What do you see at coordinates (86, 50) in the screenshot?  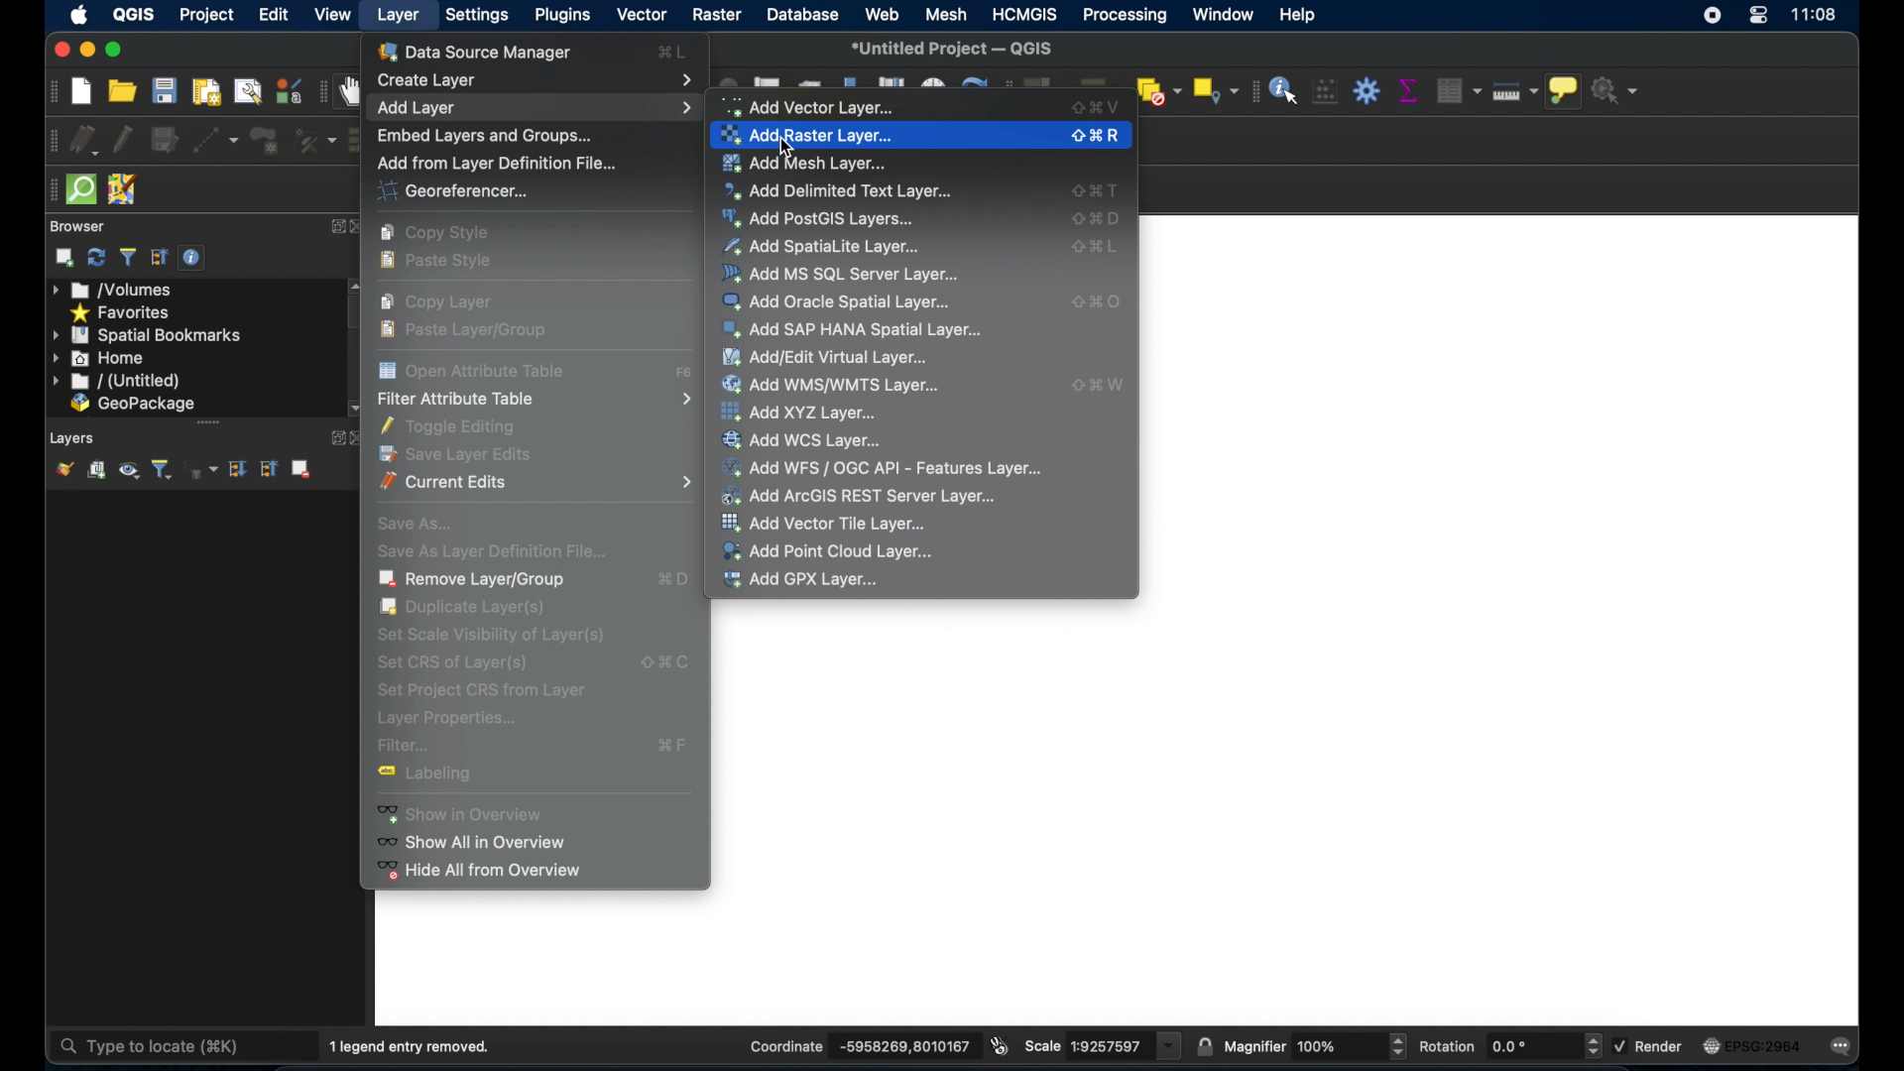 I see `minimize` at bounding box center [86, 50].